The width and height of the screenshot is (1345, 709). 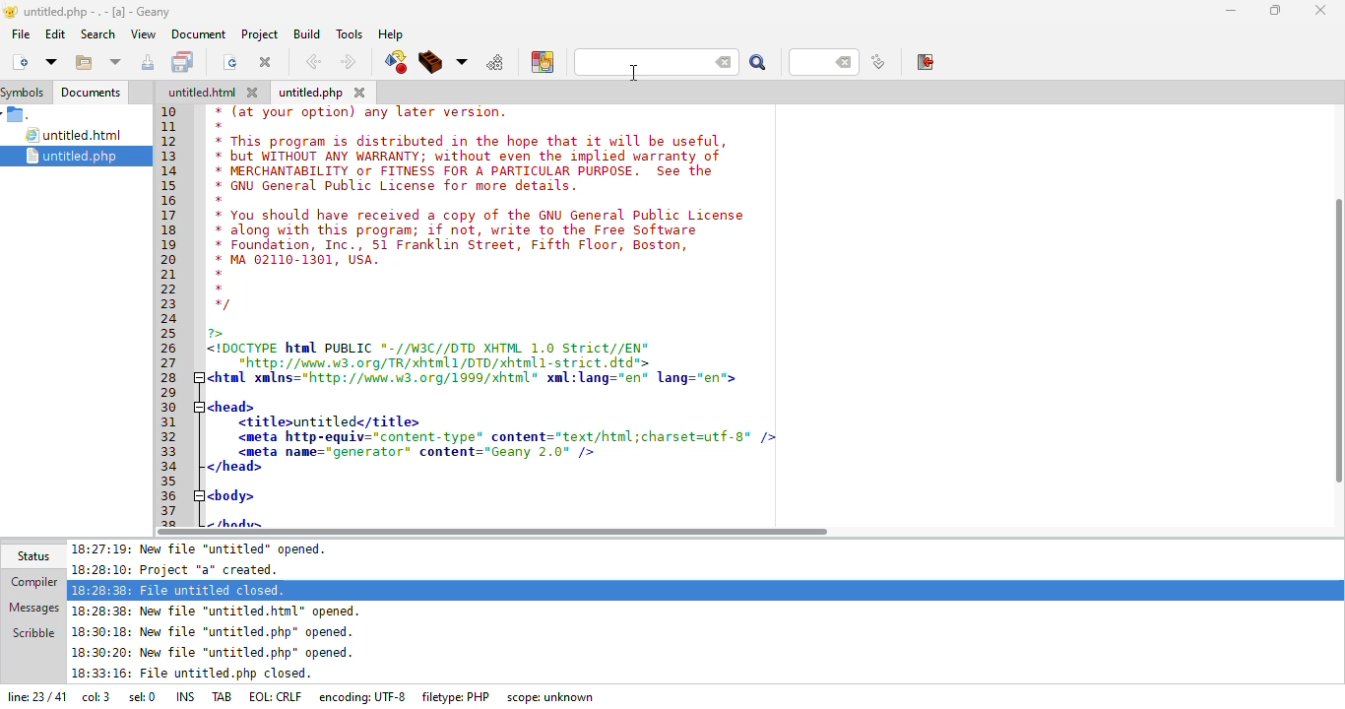 What do you see at coordinates (207, 548) in the screenshot?
I see `18:27:19: New file "untitled" opened.` at bounding box center [207, 548].